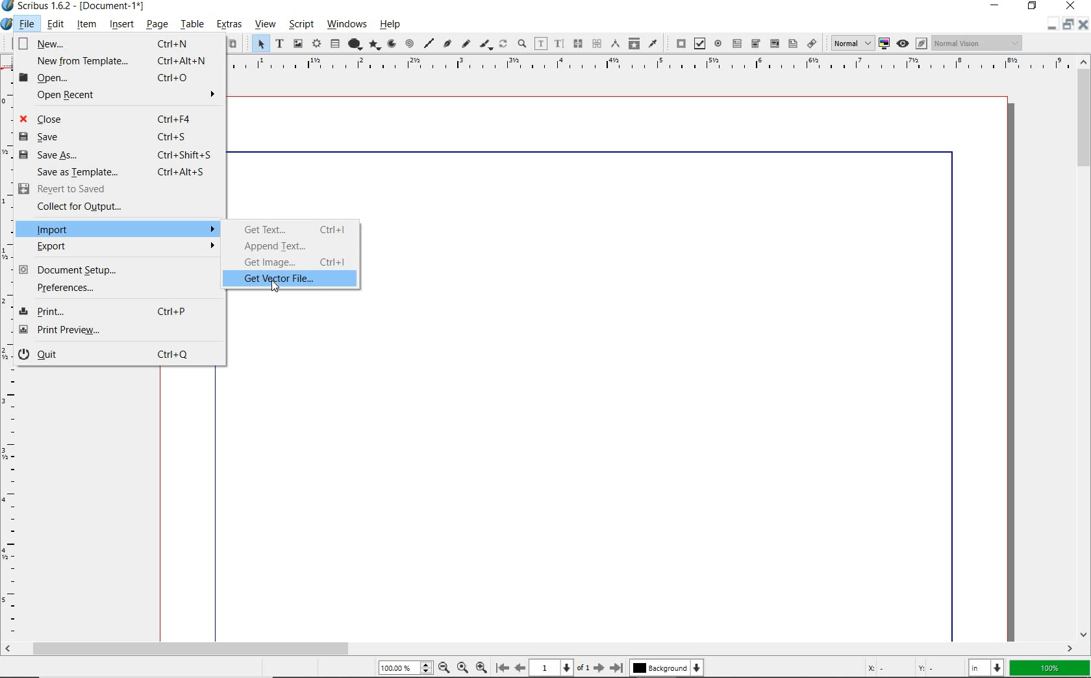 The height and width of the screenshot is (678, 1091). Describe the element at coordinates (192, 24) in the screenshot. I see `table` at that location.